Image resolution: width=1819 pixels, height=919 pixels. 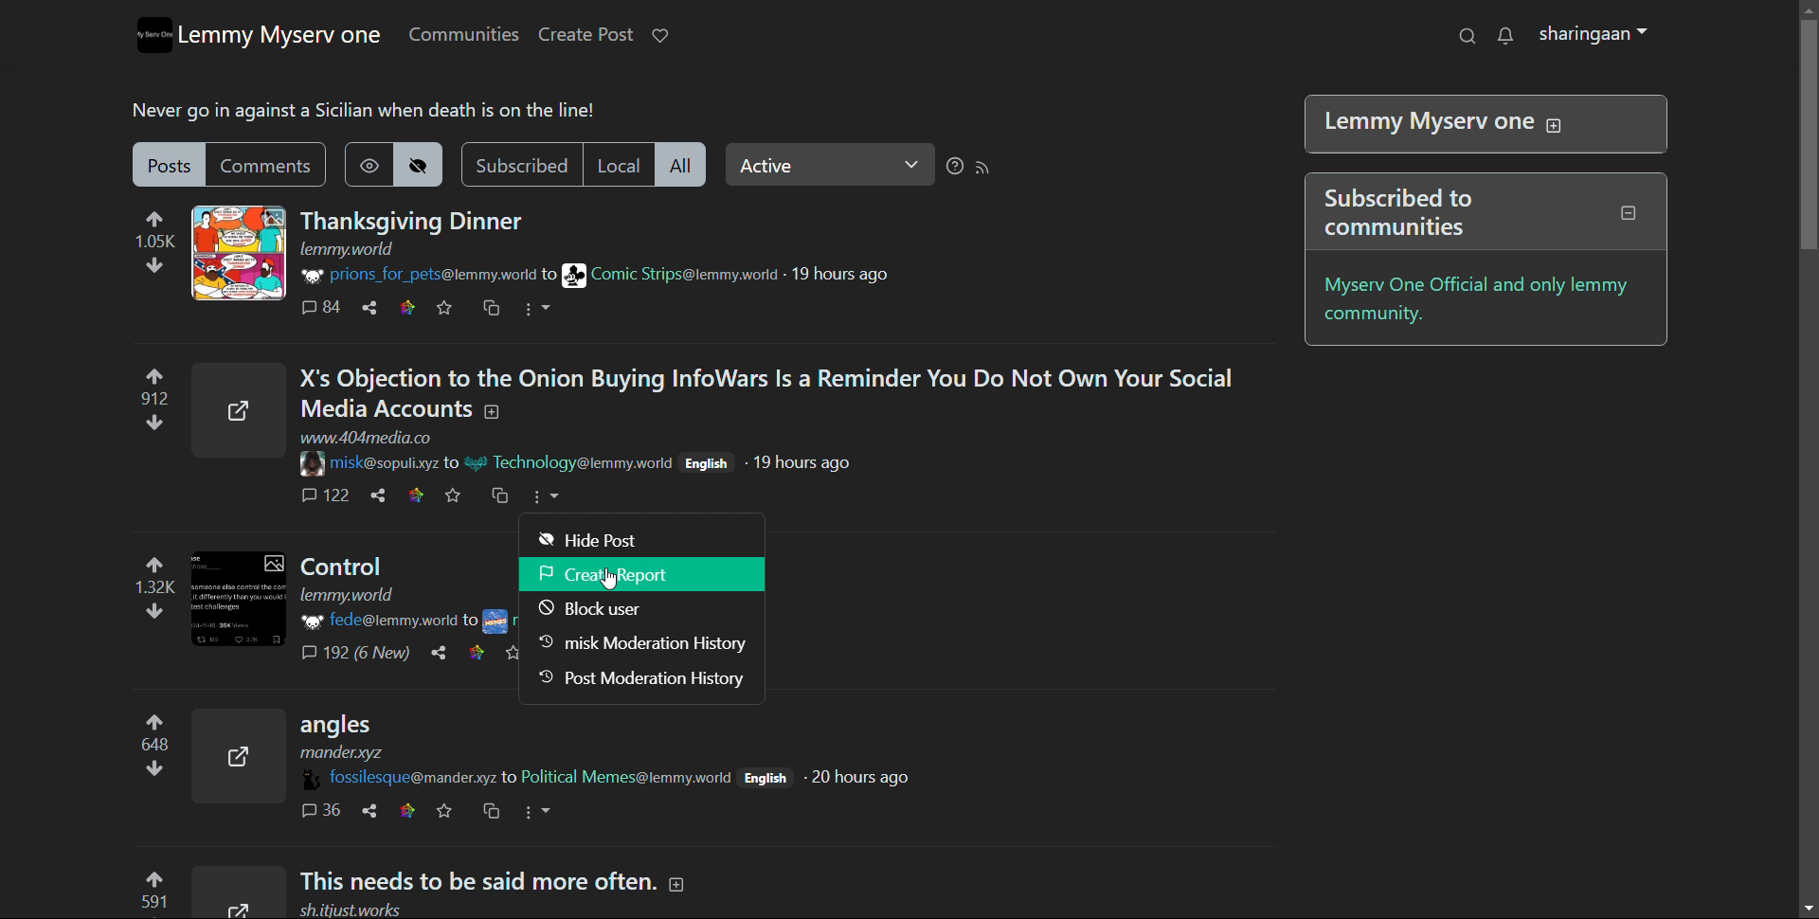 What do you see at coordinates (438, 655) in the screenshot?
I see `share` at bounding box center [438, 655].